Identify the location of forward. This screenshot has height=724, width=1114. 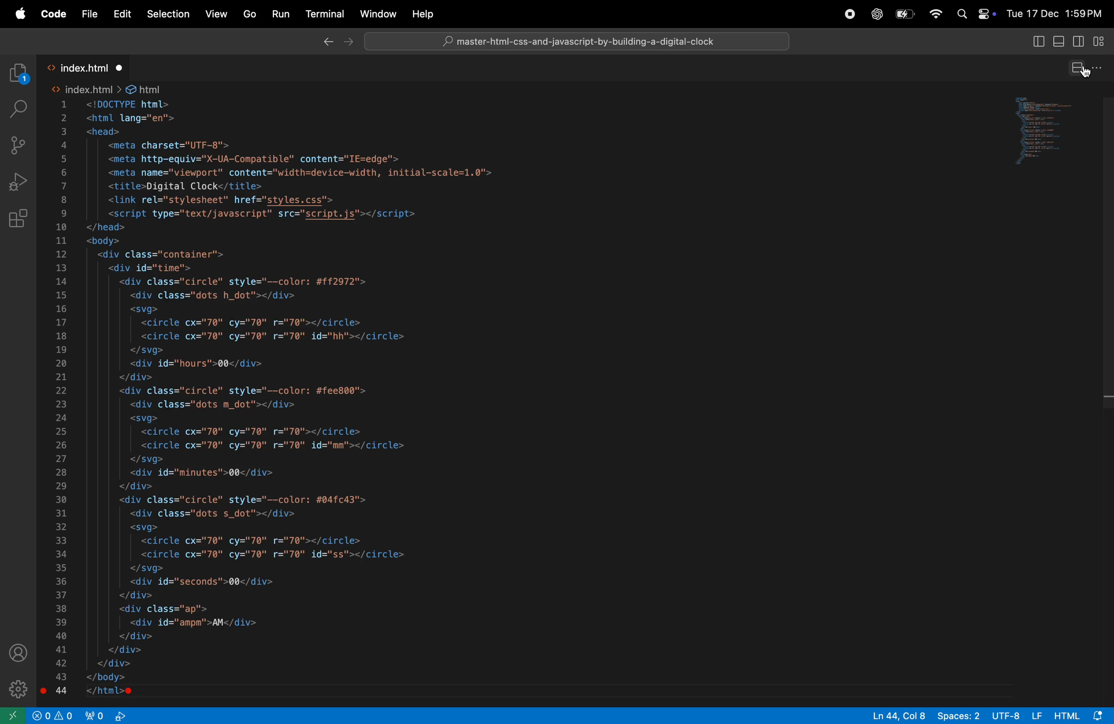
(349, 41).